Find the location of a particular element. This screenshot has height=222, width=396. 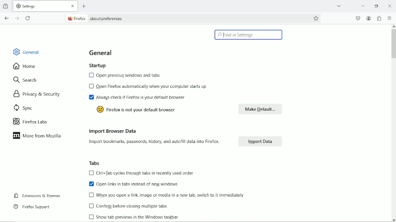

search is located at coordinates (26, 79).